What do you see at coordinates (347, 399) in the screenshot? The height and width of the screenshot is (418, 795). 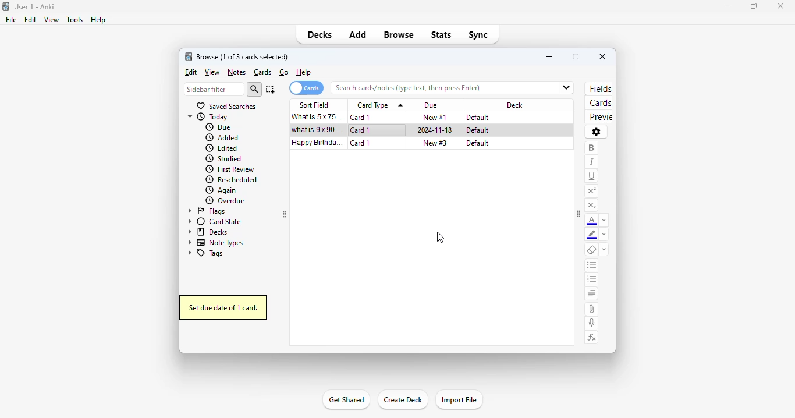 I see `get shared` at bounding box center [347, 399].